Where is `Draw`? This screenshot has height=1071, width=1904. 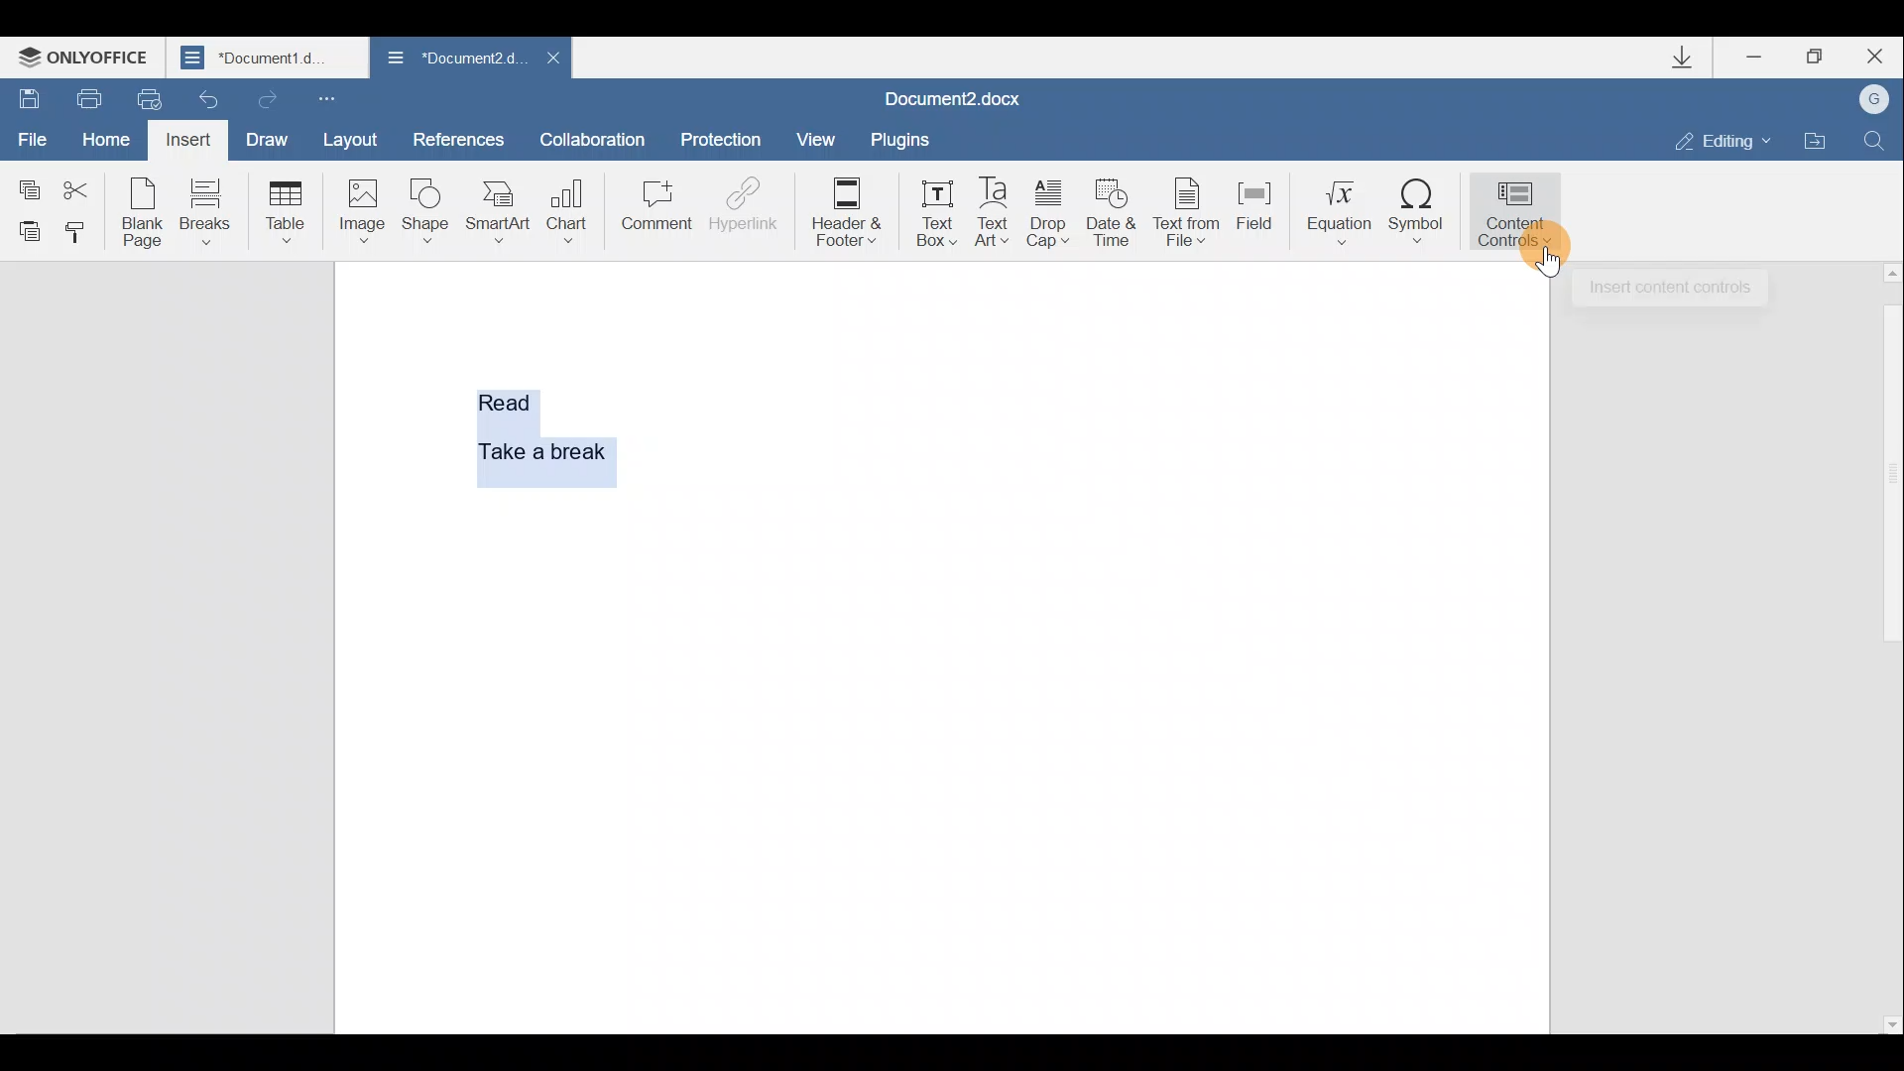 Draw is located at coordinates (270, 138).